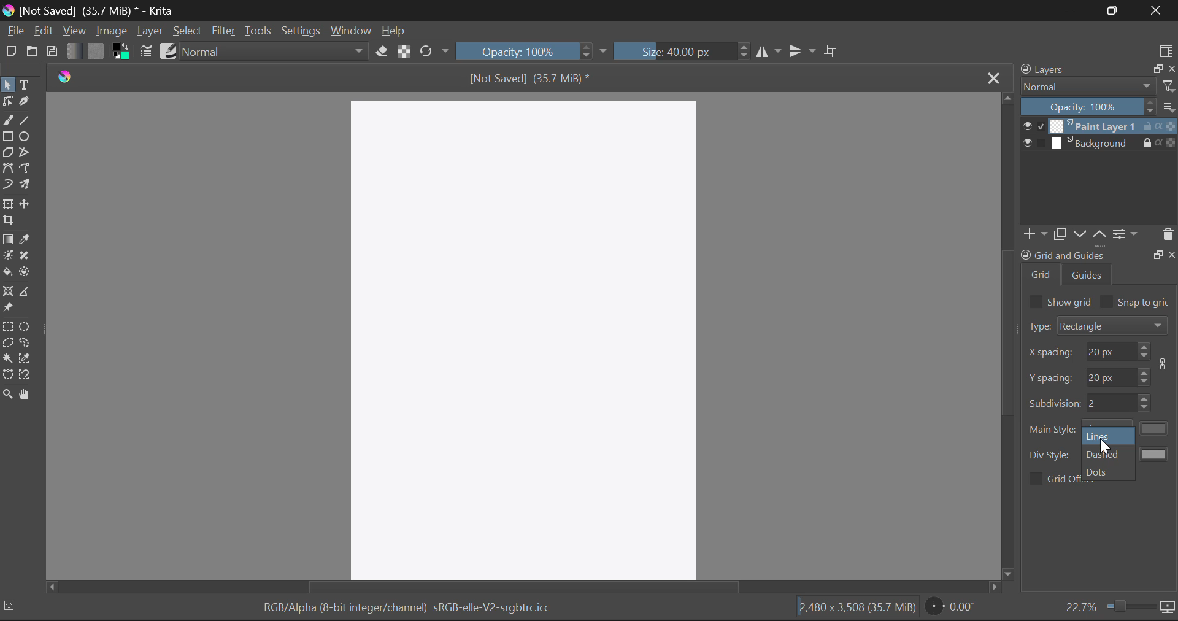  Describe the element at coordinates (1052, 353) in the screenshot. I see `spacing x` at that location.